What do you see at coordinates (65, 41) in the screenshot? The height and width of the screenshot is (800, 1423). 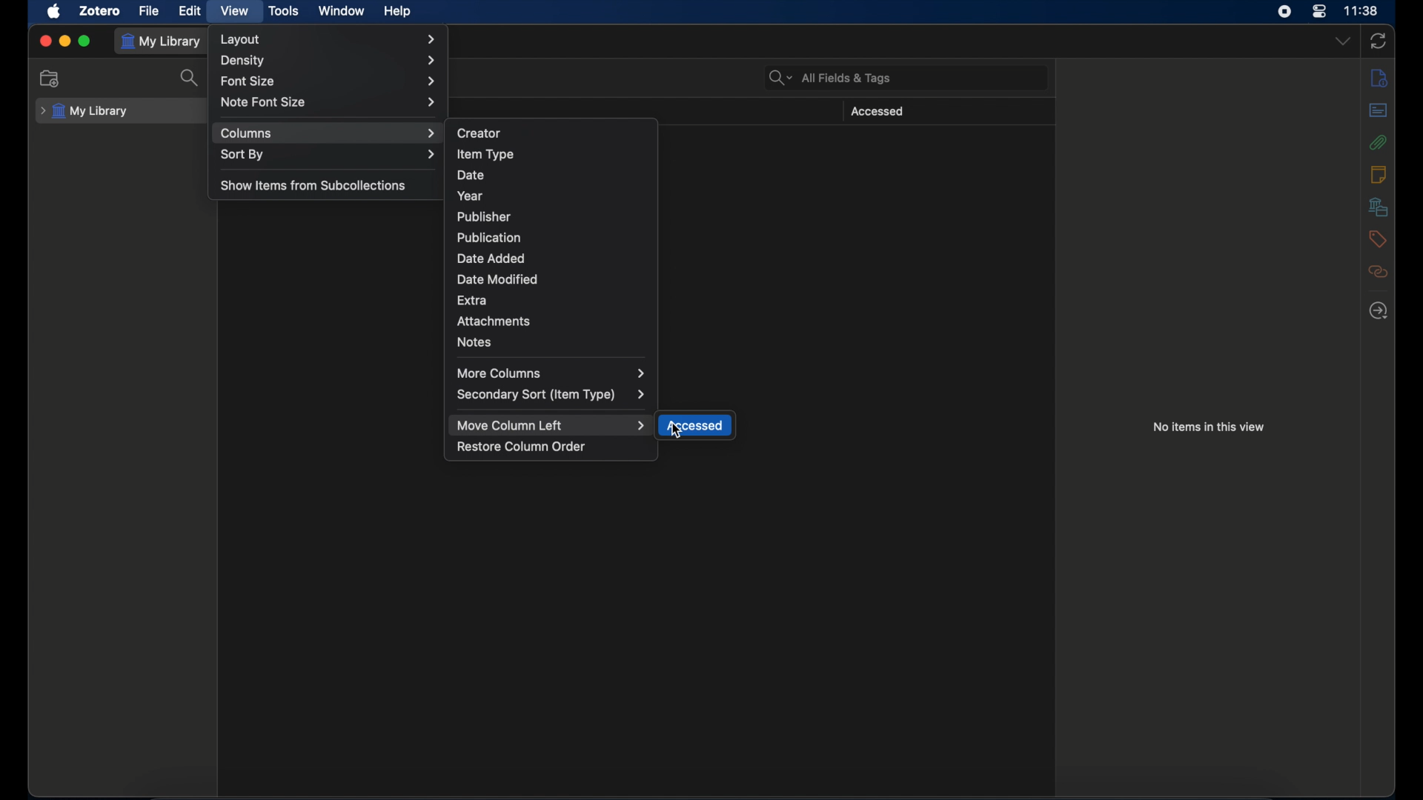 I see `minimize` at bounding box center [65, 41].